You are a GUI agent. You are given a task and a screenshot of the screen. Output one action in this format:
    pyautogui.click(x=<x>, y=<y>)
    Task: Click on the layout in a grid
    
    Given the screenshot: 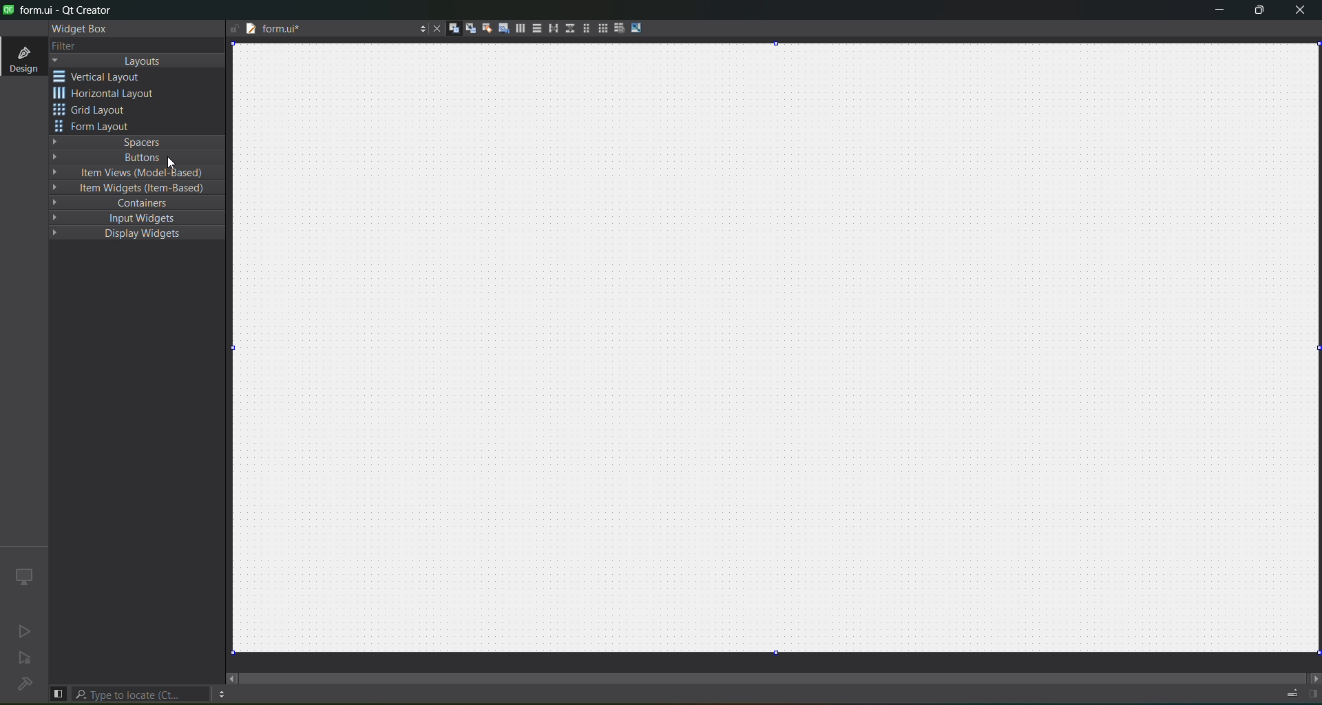 What is the action you would take?
    pyautogui.click(x=602, y=30)
    